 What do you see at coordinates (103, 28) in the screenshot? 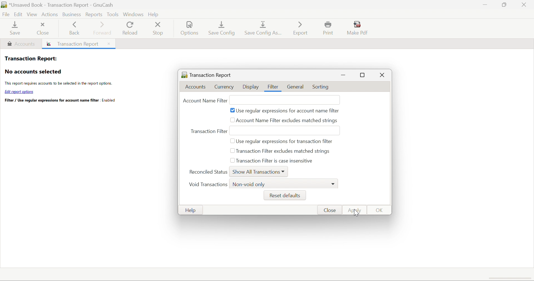
I see `Forward` at bounding box center [103, 28].